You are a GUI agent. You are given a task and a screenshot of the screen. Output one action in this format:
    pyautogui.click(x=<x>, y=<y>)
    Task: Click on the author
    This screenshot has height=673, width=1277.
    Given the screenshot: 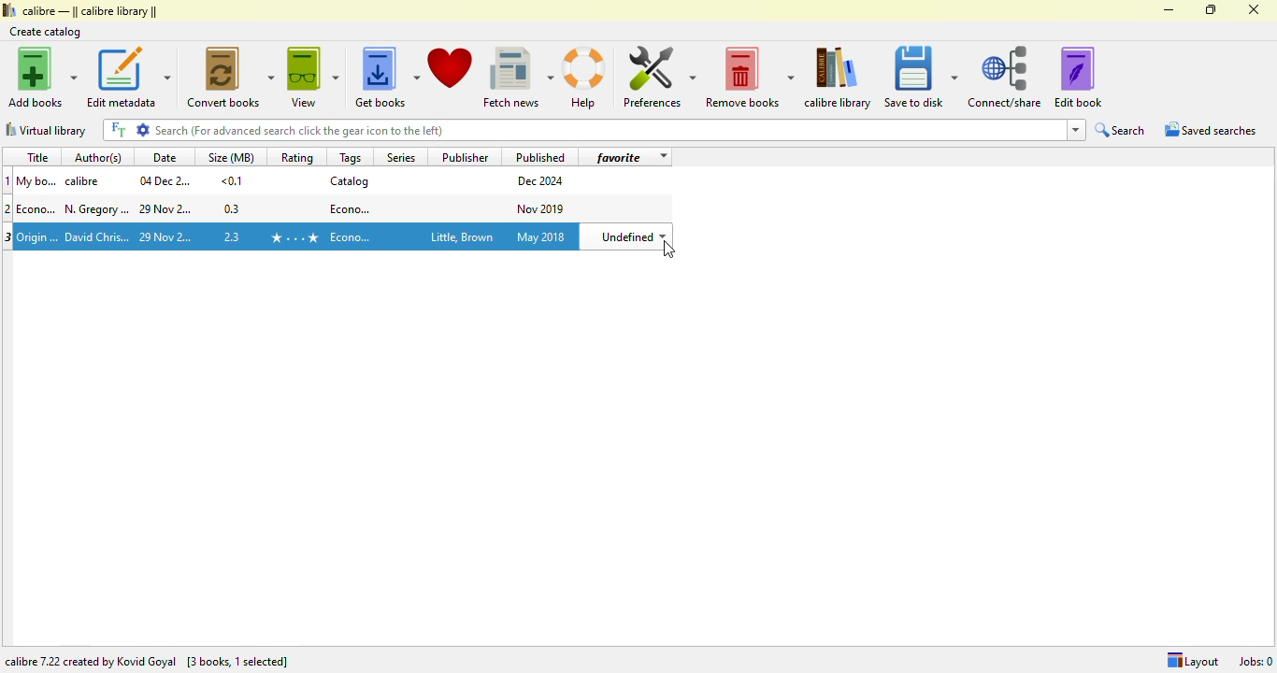 What is the action you would take?
    pyautogui.click(x=97, y=209)
    